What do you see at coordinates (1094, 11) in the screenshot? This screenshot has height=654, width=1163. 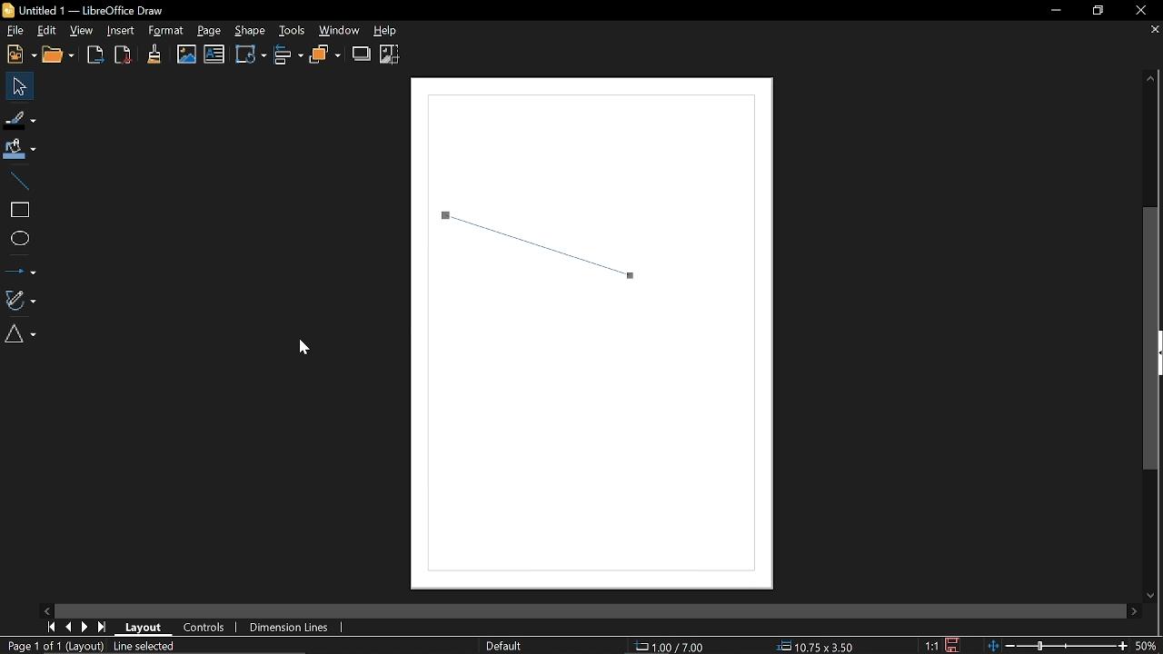 I see `Restore down` at bounding box center [1094, 11].